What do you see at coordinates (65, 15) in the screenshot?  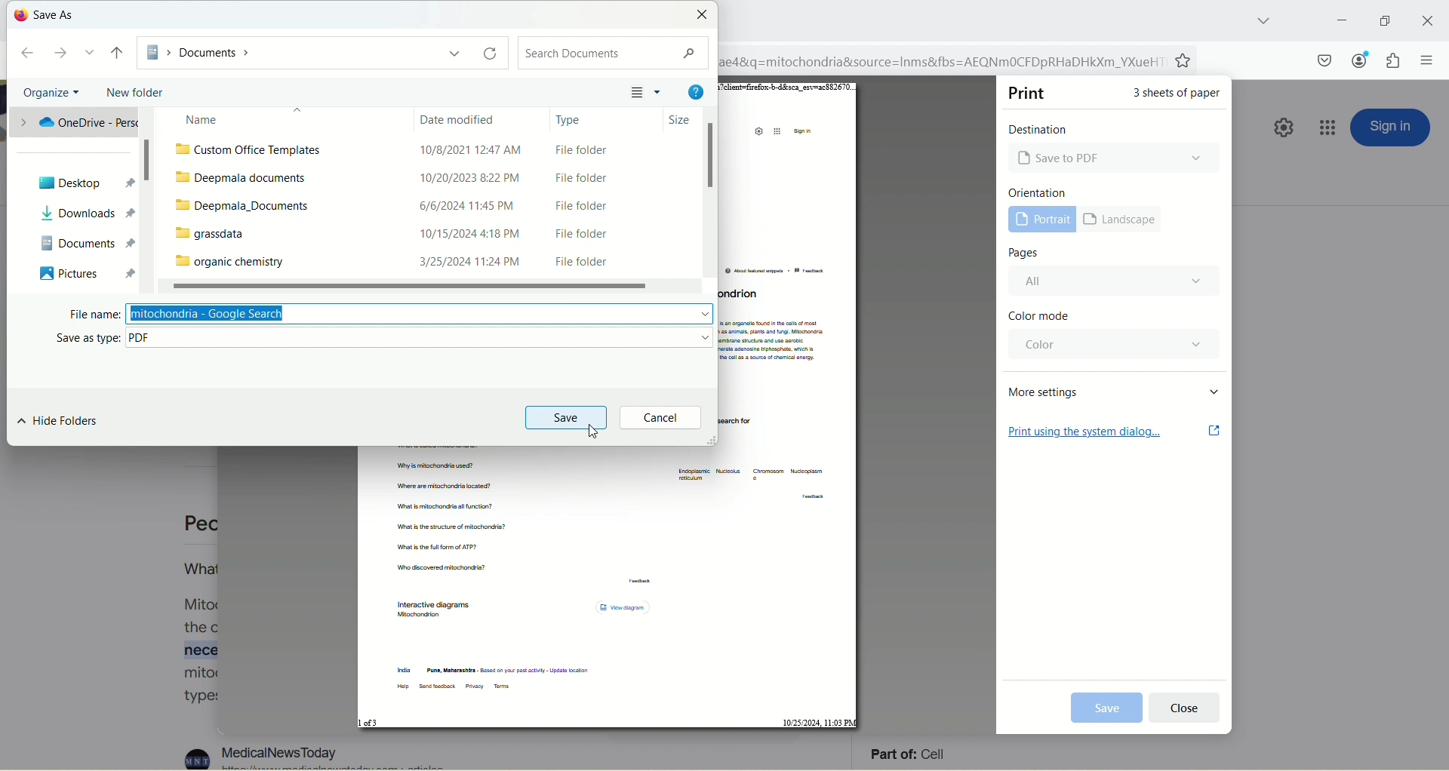 I see `save as` at bounding box center [65, 15].